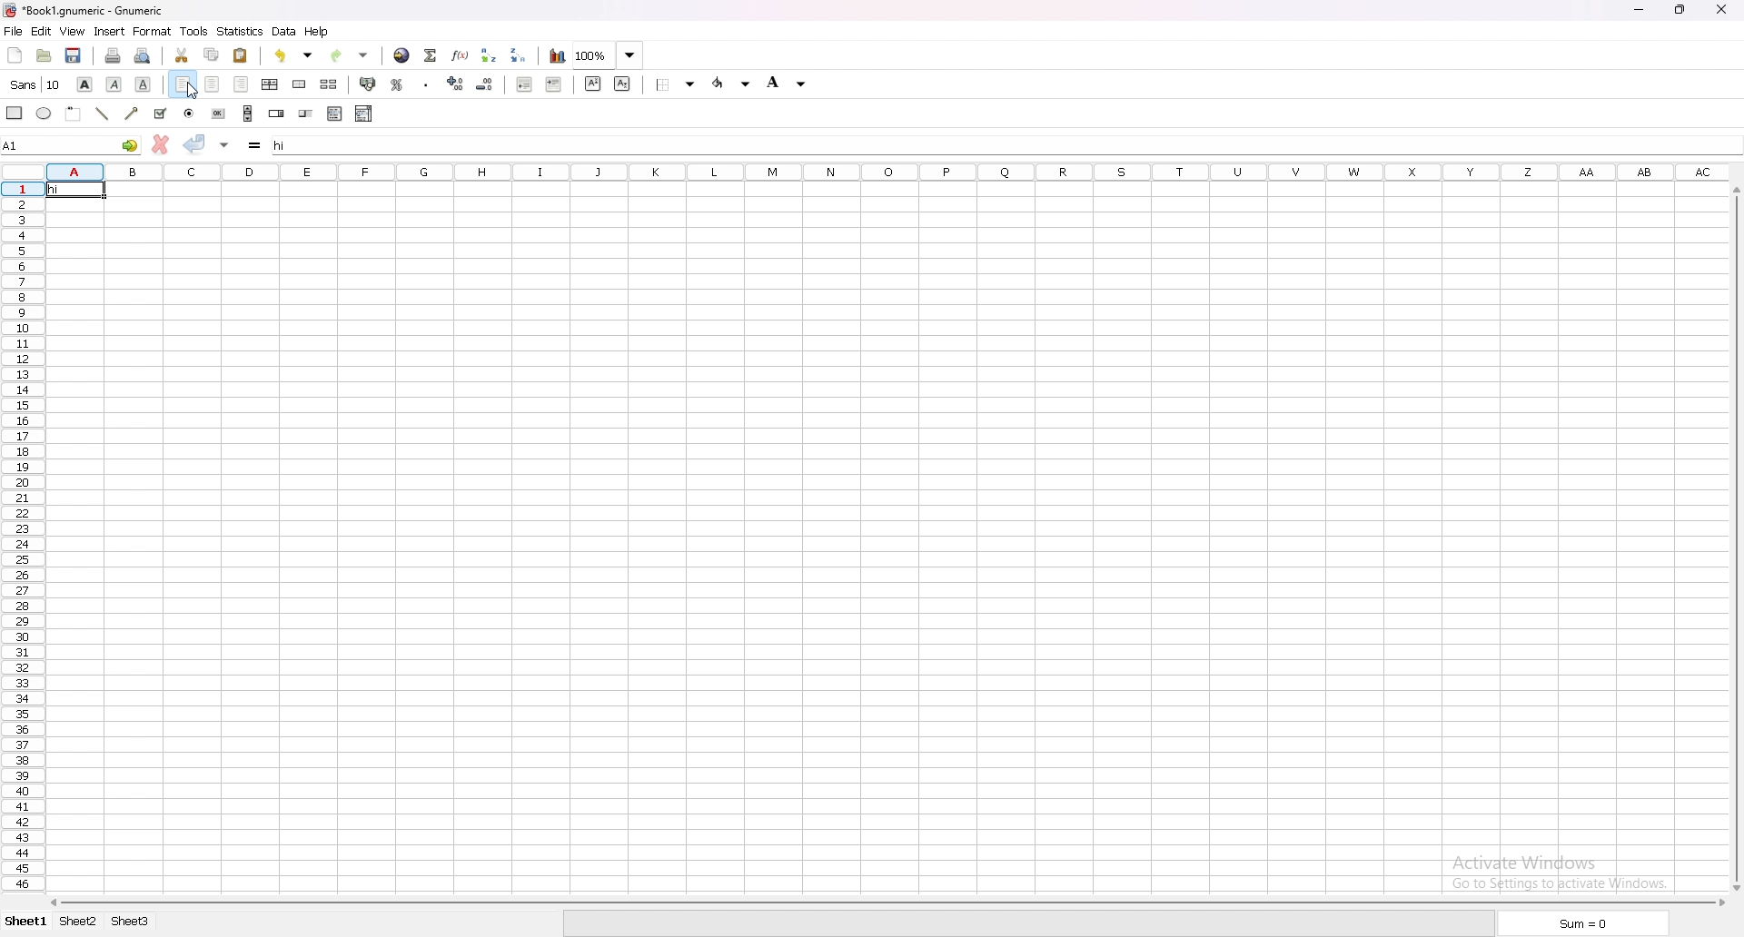  I want to click on new, so click(14, 54).